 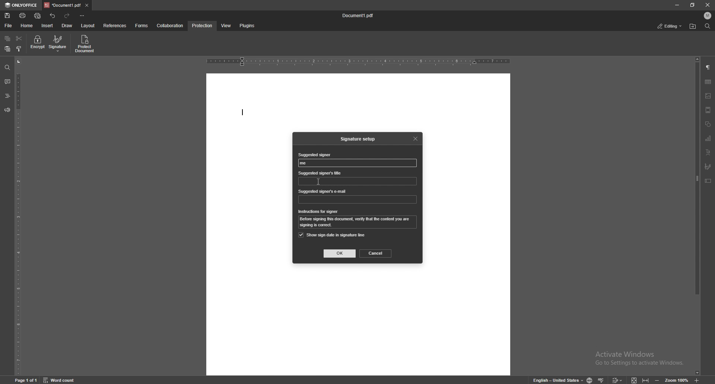 What do you see at coordinates (340, 254) in the screenshot?
I see `ok` at bounding box center [340, 254].